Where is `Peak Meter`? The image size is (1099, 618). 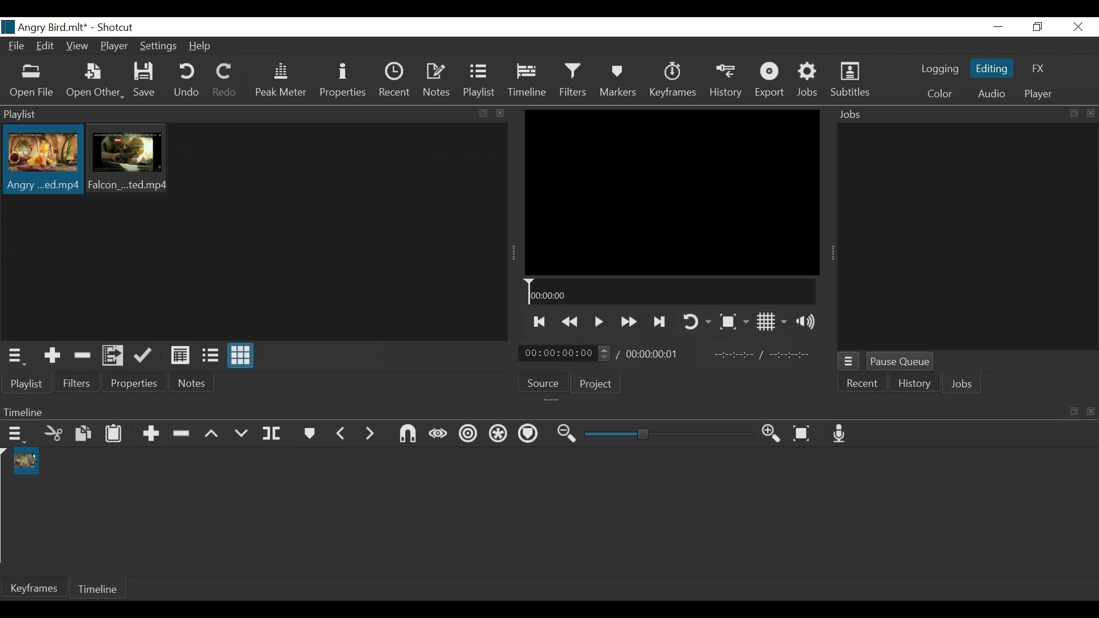
Peak Meter is located at coordinates (279, 83).